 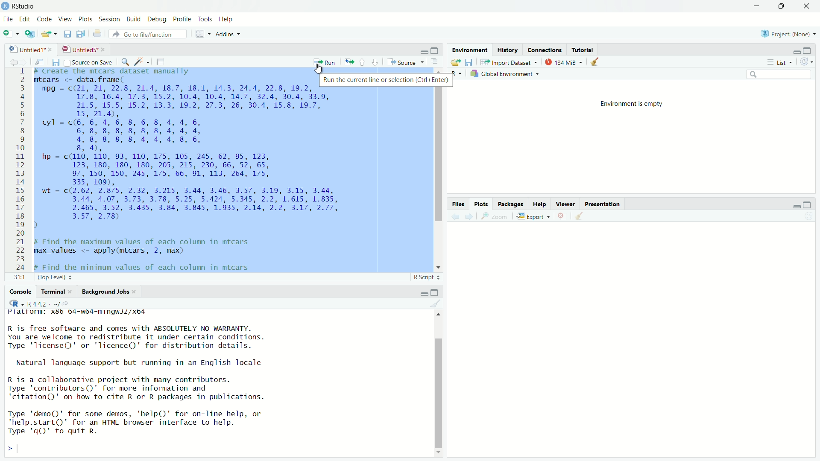 I want to click on zoom, so click(x=495, y=217).